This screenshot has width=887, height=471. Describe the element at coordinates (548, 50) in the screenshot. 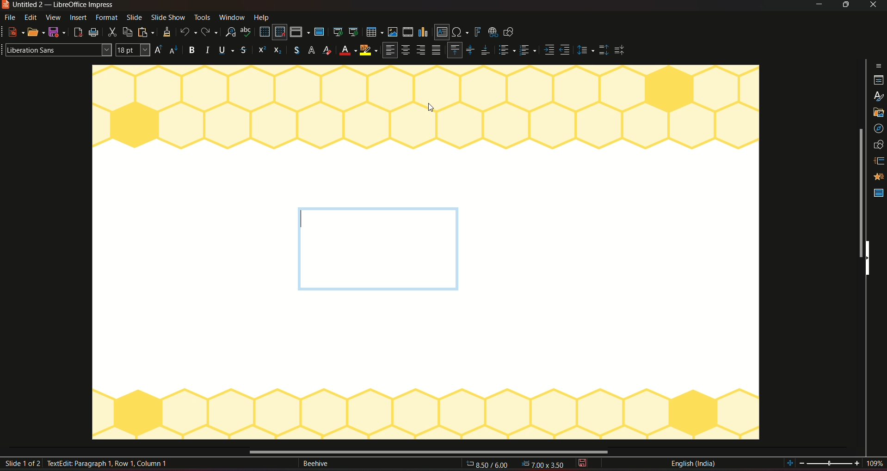

I see `Align side 1` at that location.